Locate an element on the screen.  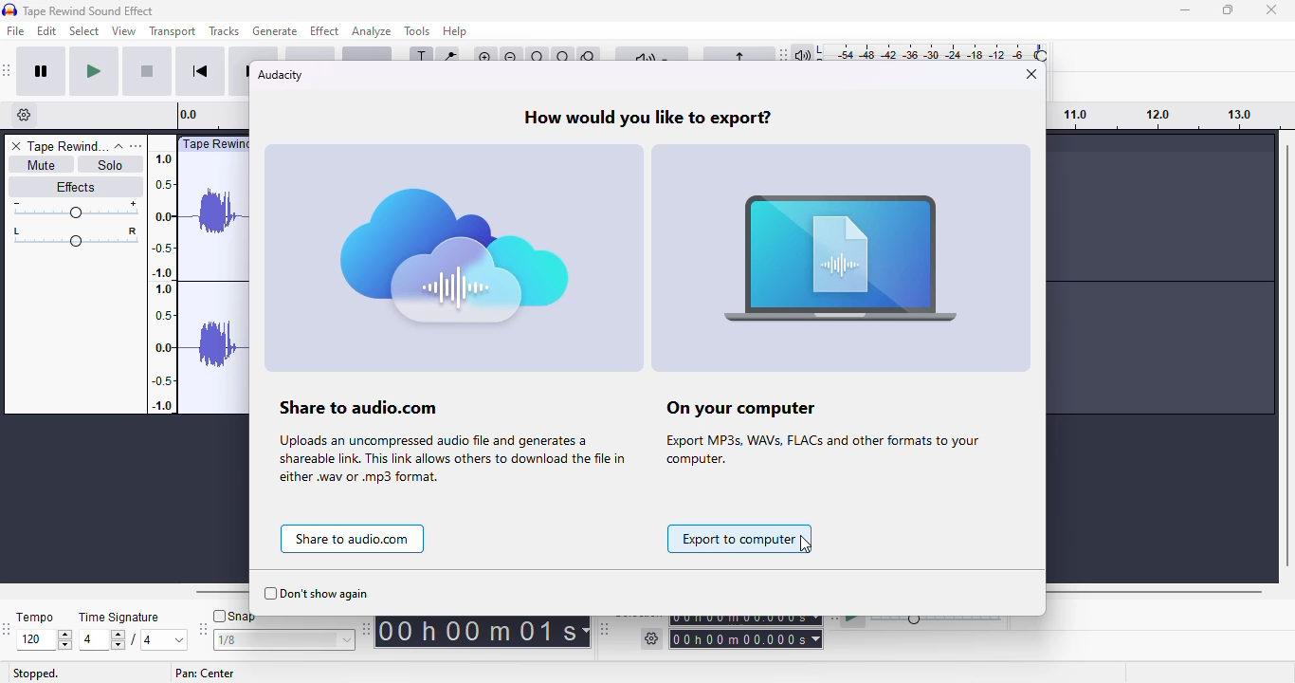
timestamps is located at coordinates (161, 281).